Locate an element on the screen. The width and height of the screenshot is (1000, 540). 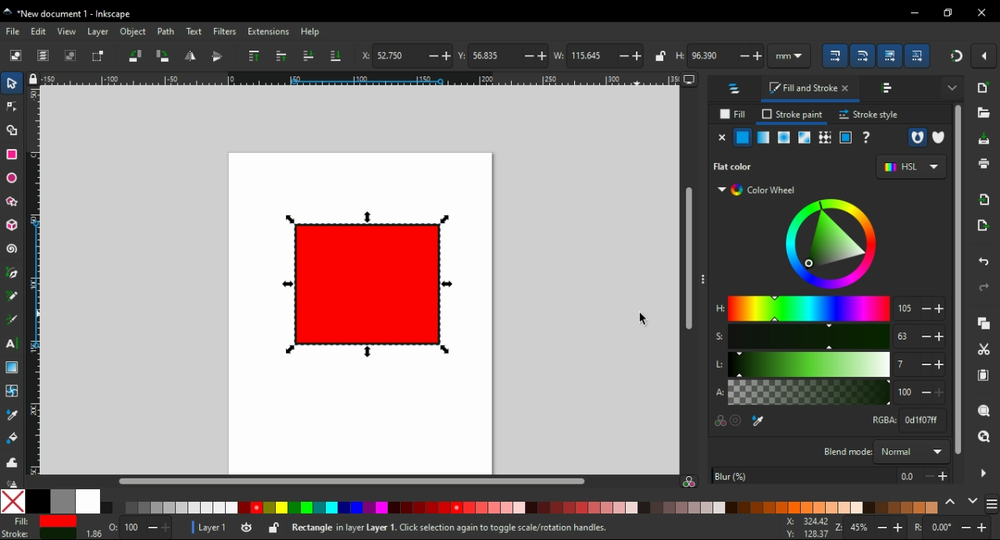
save is located at coordinates (981, 140).